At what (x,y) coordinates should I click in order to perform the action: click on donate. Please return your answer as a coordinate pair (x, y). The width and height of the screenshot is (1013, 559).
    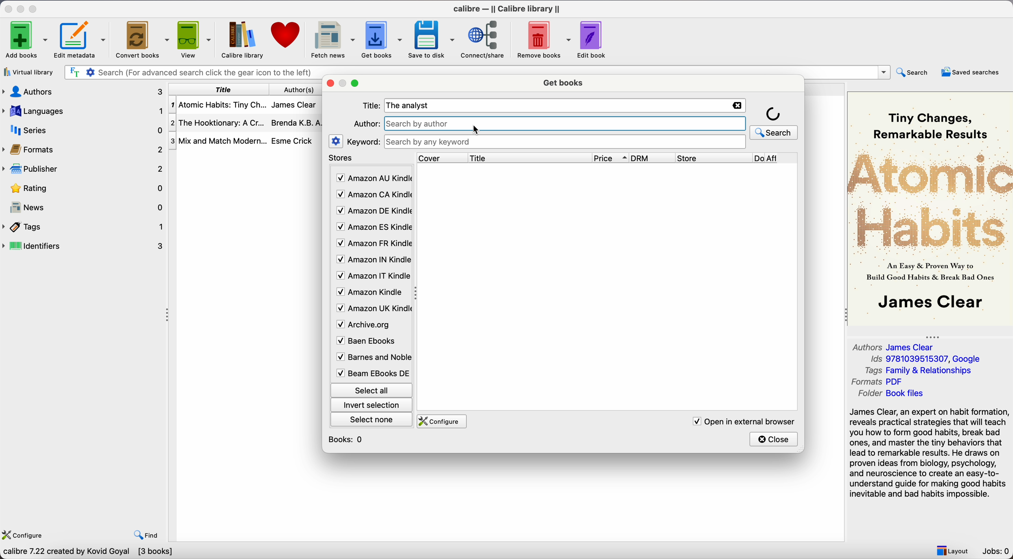
    Looking at the image, I should click on (285, 37).